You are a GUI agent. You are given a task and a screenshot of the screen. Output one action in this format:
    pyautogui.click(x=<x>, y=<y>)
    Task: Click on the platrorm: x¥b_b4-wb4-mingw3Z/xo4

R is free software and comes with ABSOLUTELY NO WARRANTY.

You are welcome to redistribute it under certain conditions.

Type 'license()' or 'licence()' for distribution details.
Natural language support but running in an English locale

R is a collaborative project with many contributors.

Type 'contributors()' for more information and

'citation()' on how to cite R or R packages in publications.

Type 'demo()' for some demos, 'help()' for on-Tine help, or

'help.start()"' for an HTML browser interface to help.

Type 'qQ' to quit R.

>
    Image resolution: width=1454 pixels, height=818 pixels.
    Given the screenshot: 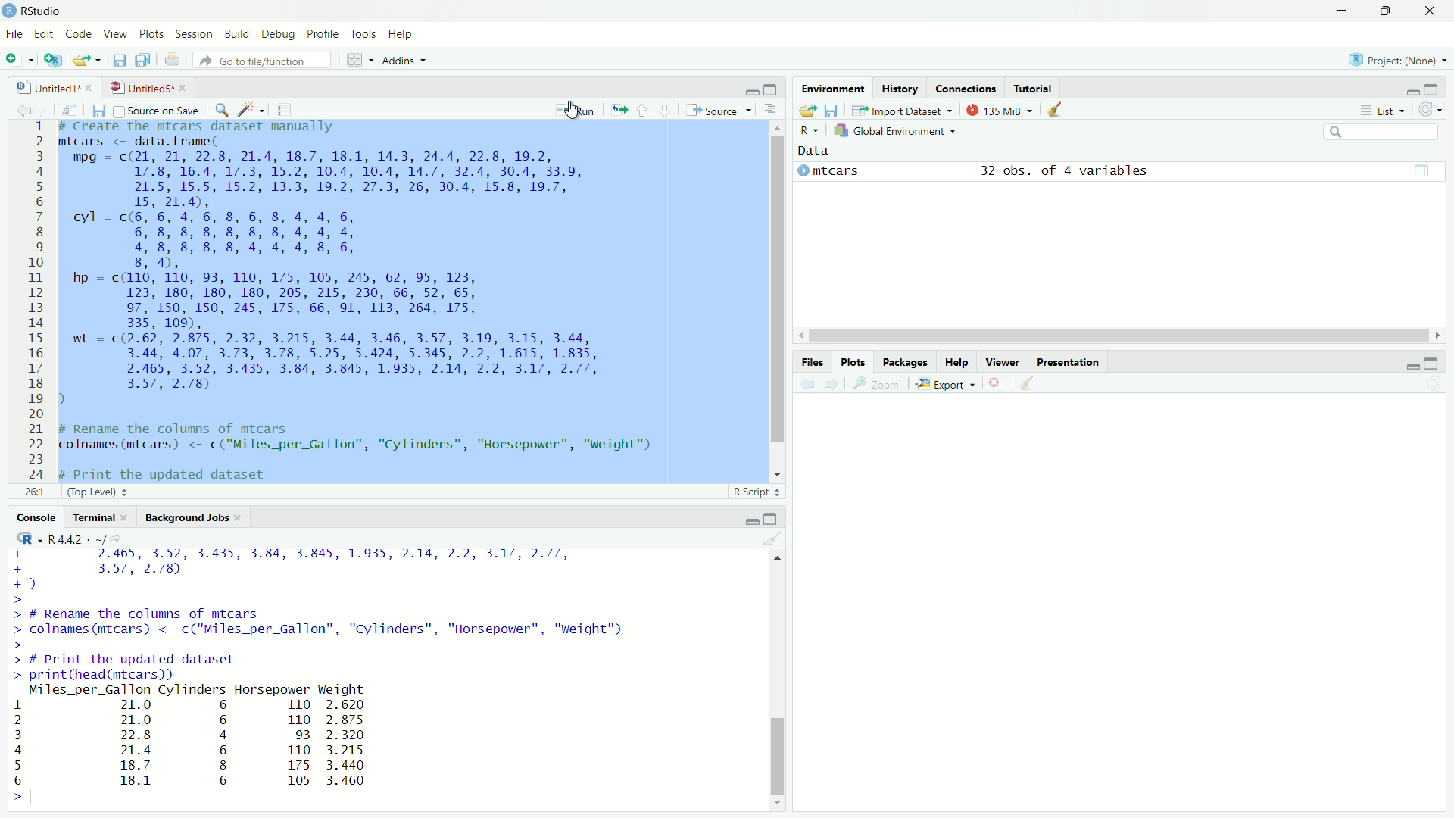 What is the action you would take?
    pyautogui.click(x=320, y=678)
    